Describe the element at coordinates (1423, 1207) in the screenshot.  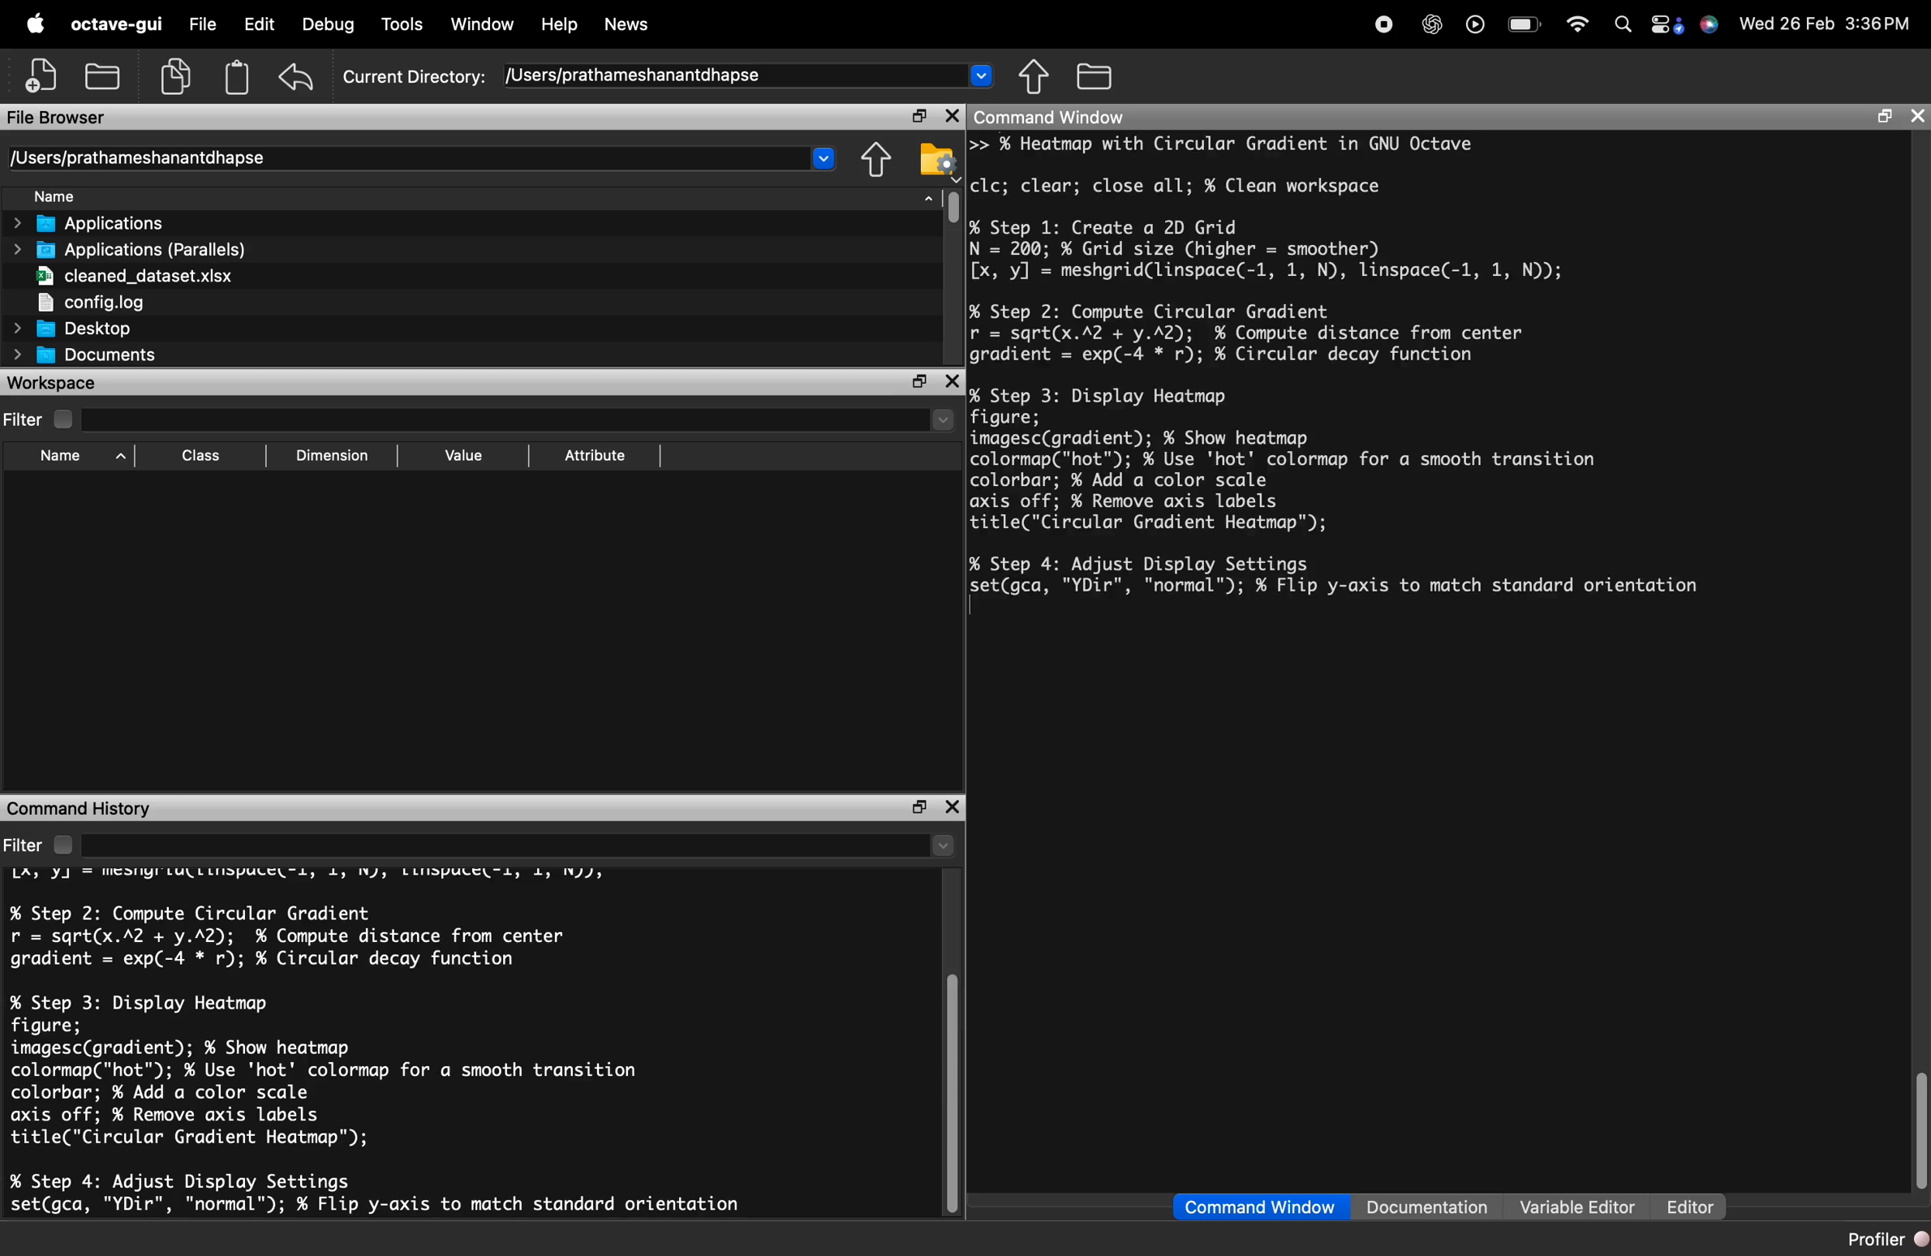
I see `Documentation` at that location.